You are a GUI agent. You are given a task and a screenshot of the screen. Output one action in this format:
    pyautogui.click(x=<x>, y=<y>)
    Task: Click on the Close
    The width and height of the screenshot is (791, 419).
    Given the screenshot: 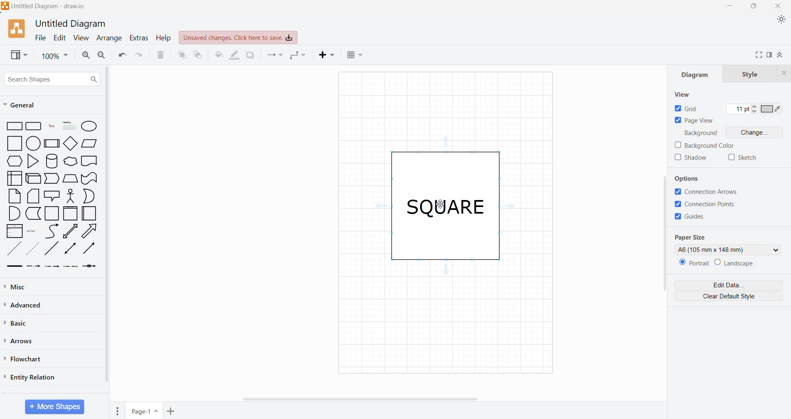 What is the action you would take?
    pyautogui.click(x=784, y=73)
    